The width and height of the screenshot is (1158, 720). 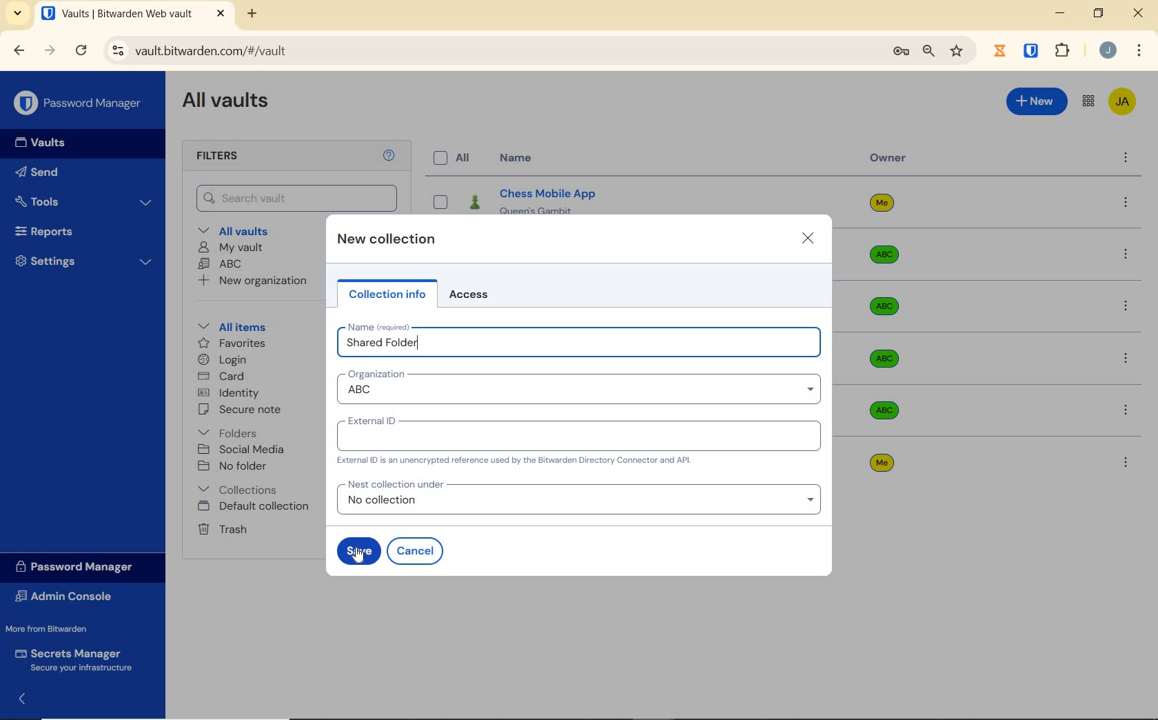 What do you see at coordinates (224, 378) in the screenshot?
I see `card` at bounding box center [224, 378].